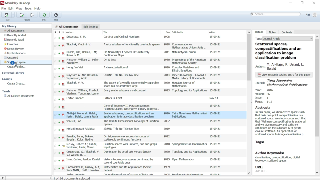  Describe the element at coordinates (132, 44) in the screenshot. I see `title` at that location.